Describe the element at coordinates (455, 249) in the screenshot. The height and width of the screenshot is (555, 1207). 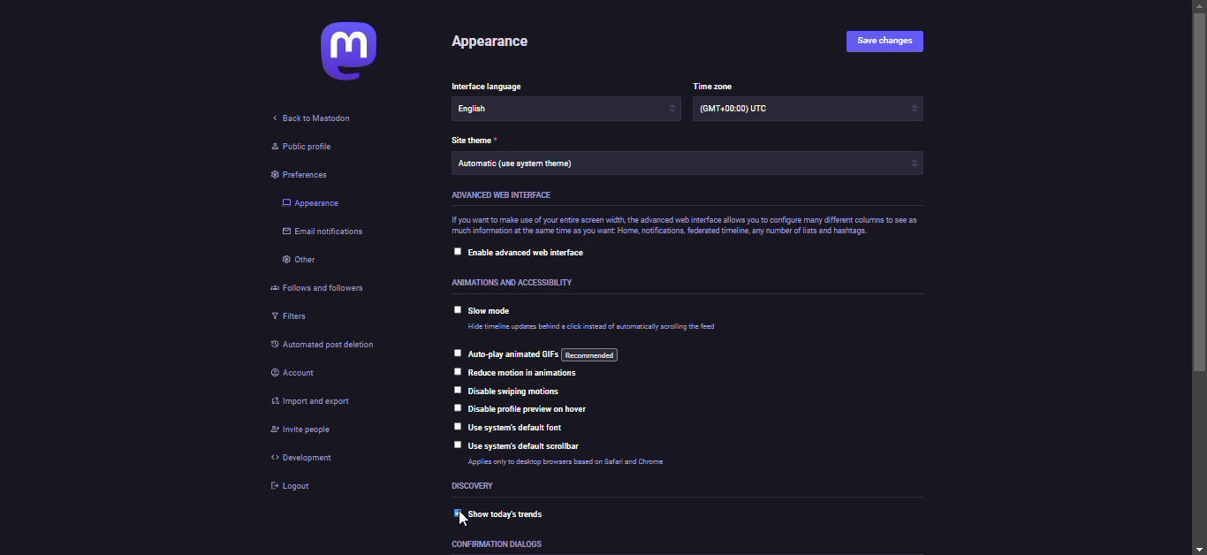
I see `click to select` at that location.